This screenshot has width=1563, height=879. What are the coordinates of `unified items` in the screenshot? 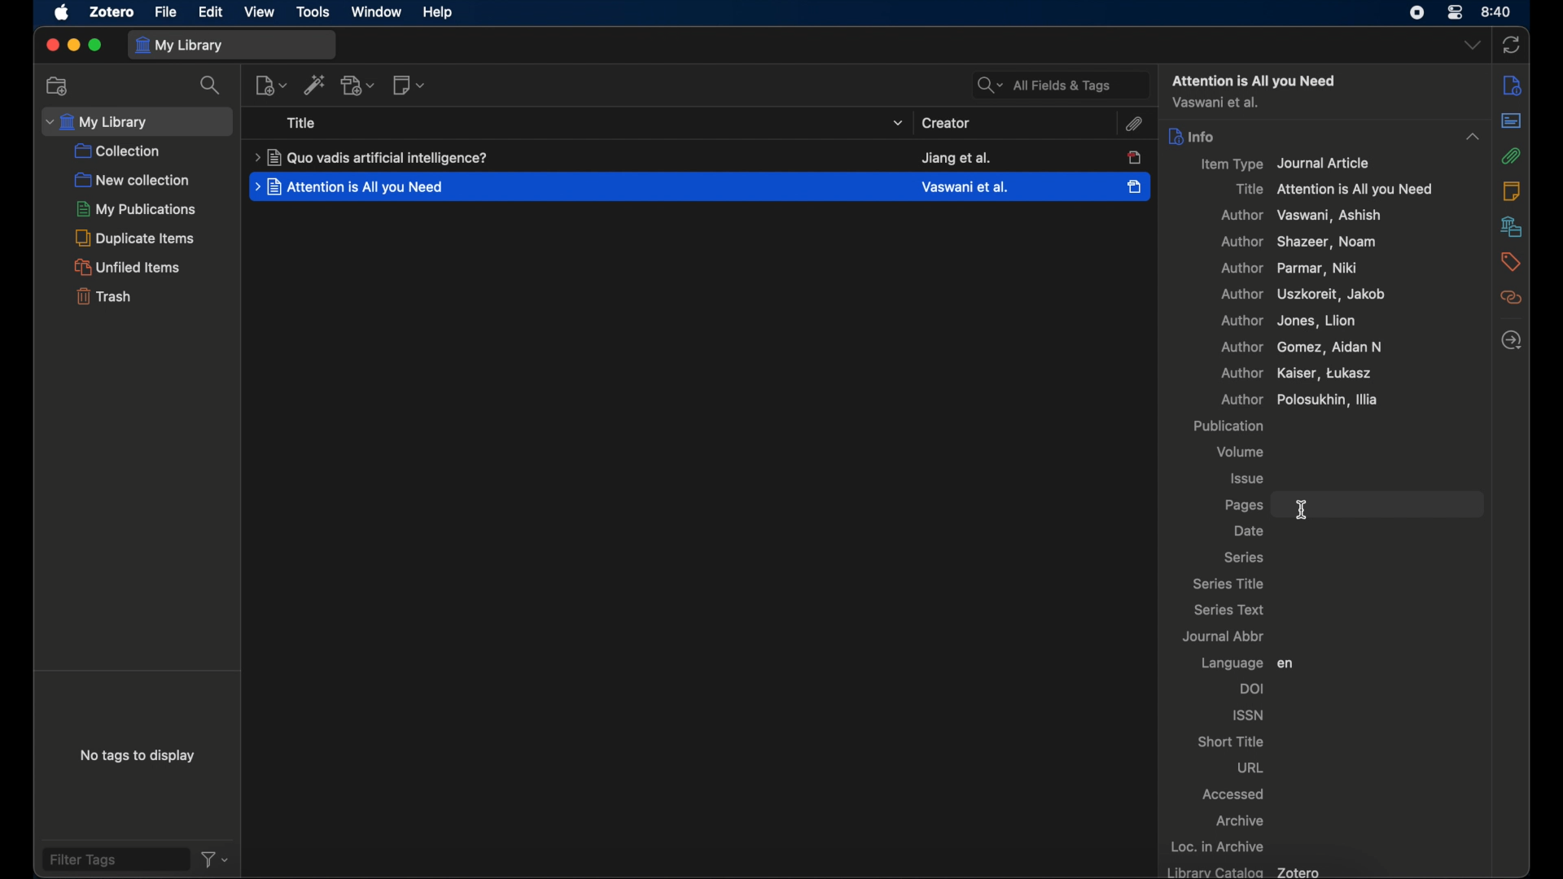 It's located at (128, 267).